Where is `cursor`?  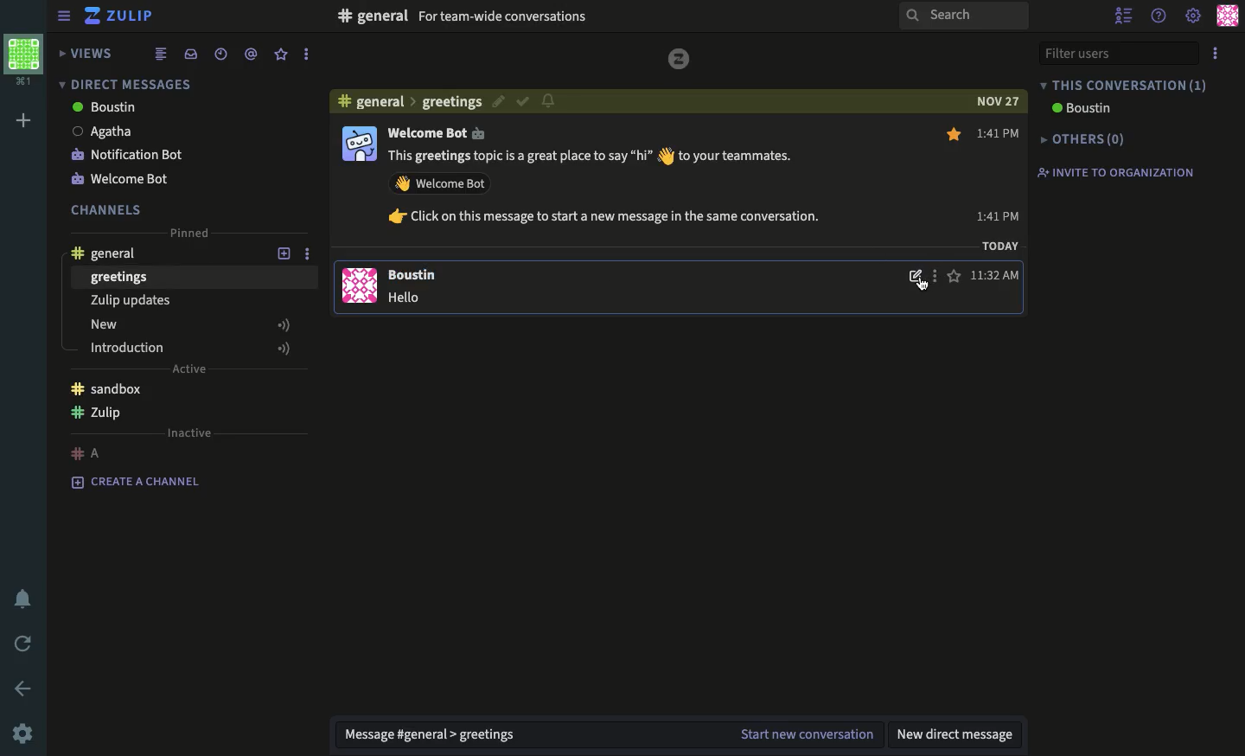 cursor is located at coordinates (923, 287).